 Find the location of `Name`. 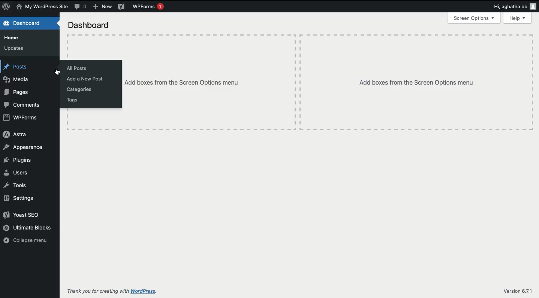

Name is located at coordinates (42, 7).